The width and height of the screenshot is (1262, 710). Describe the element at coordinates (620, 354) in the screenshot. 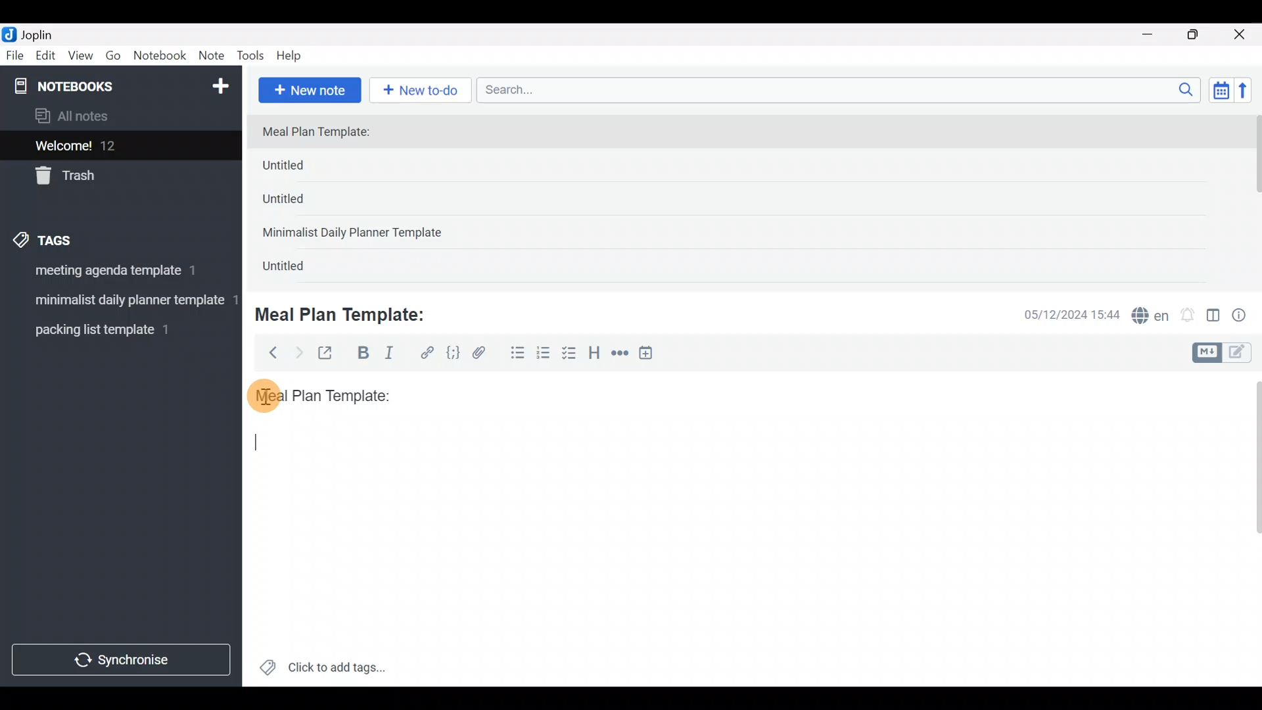

I see `Horizontal rule` at that location.